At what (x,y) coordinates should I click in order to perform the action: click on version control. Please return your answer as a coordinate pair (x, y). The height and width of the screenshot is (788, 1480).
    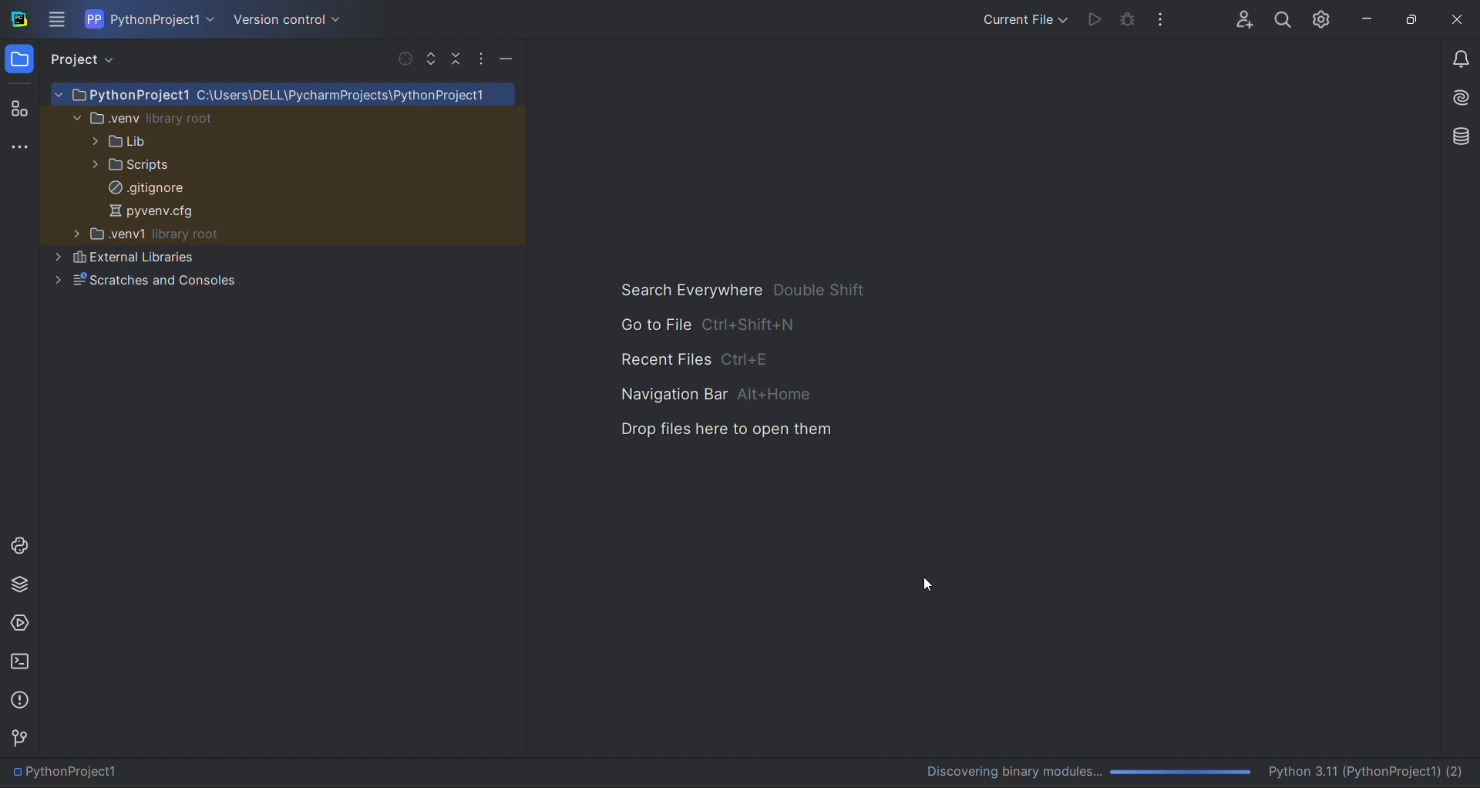
    Looking at the image, I should click on (284, 20).